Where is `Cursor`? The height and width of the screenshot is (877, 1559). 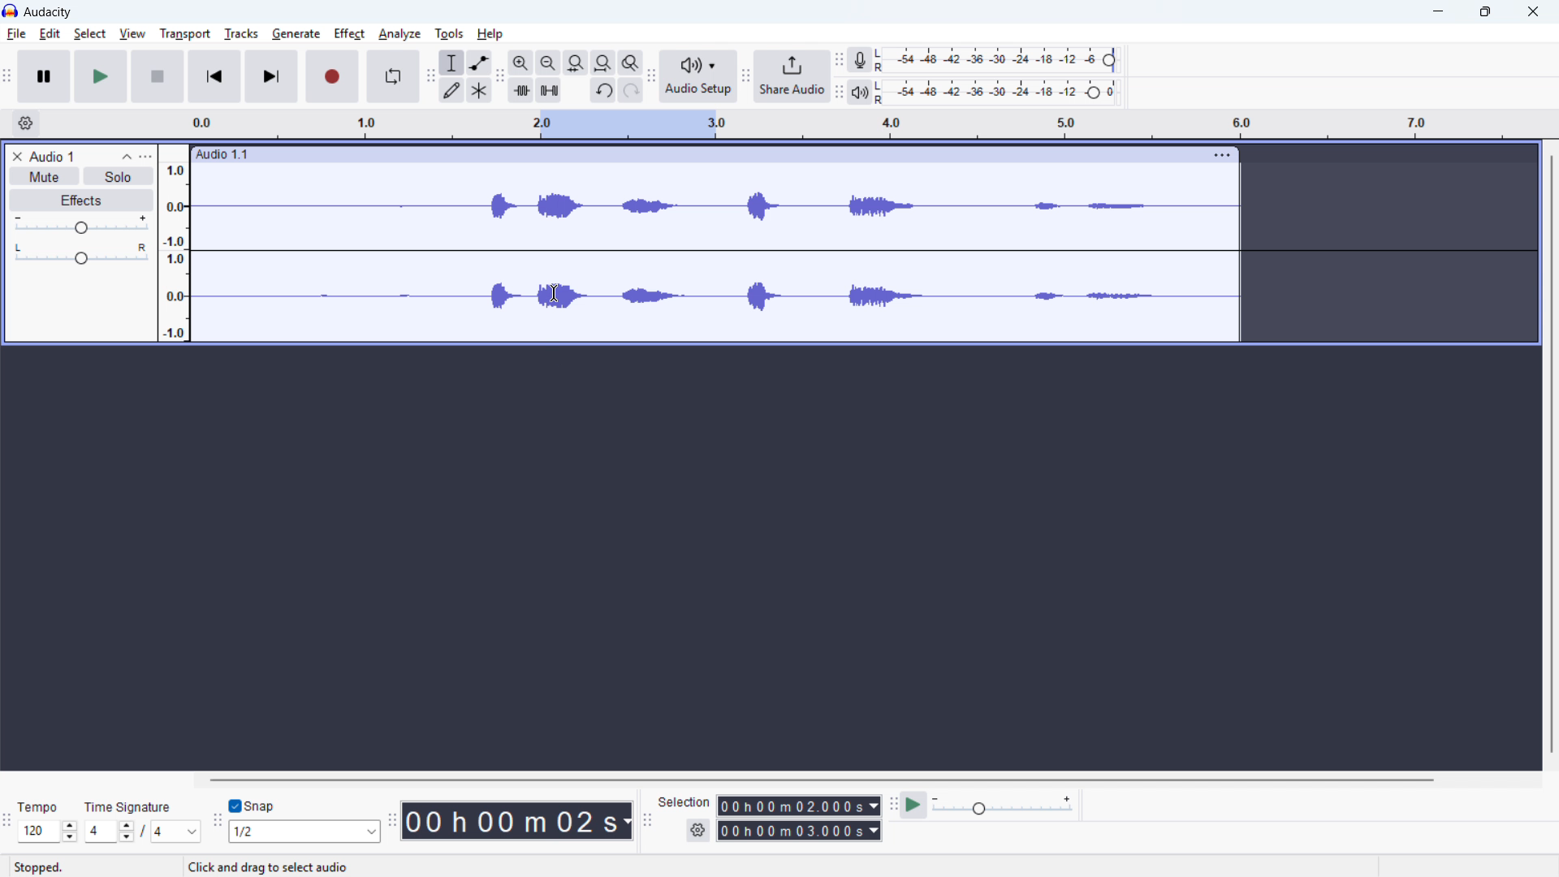 Cursor is located at coordinates (547, 296).